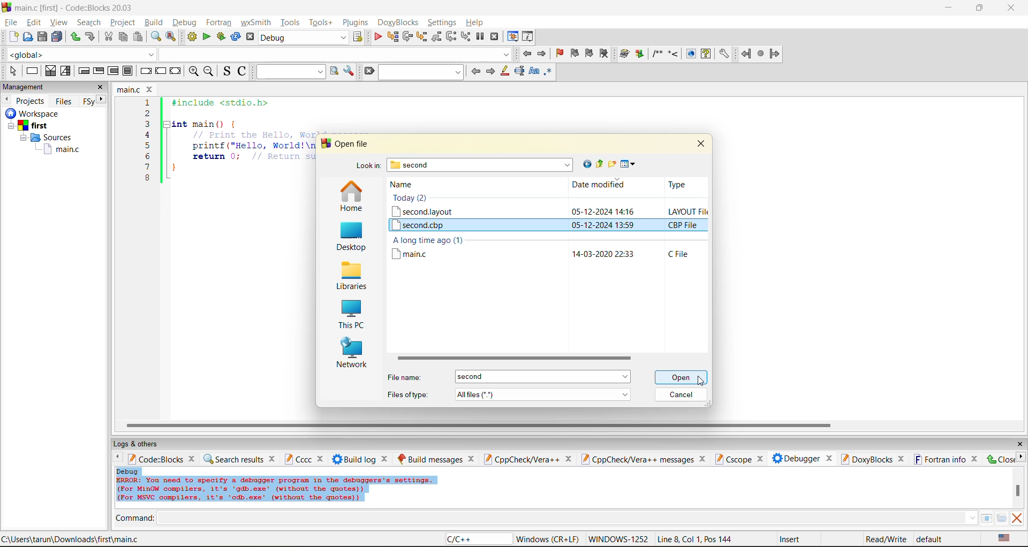 This screenshot has height=547, width=1028. I want to click on Fsy, so click(88, 102).